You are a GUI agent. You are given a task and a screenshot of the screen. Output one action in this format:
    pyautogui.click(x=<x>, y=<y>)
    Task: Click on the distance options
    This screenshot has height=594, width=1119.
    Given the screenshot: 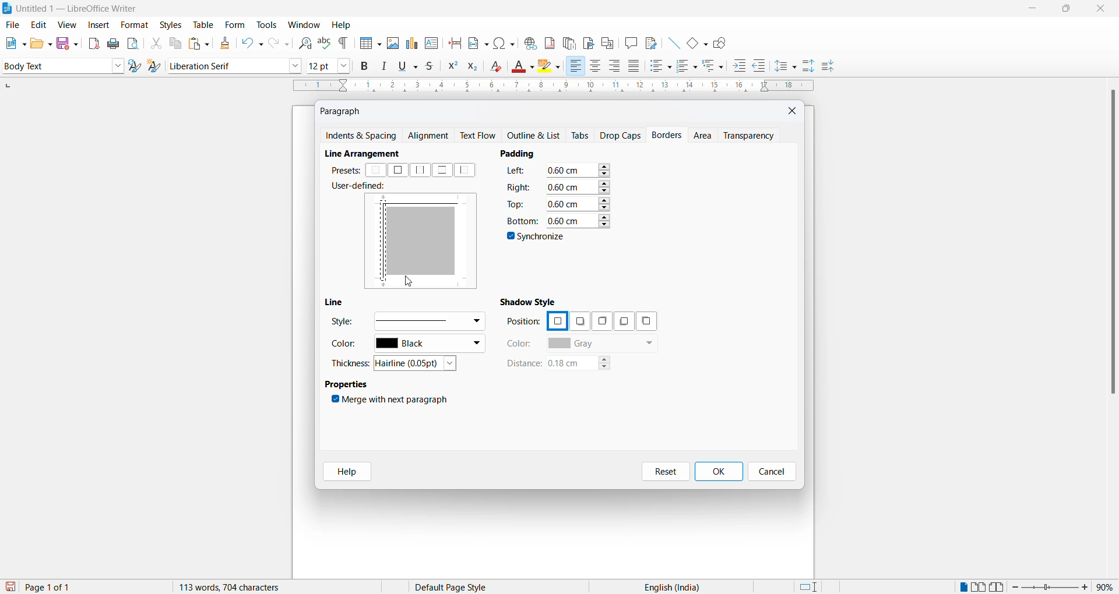 What is the action you would take?
    pyautogui.click(x=585, y=365)
    